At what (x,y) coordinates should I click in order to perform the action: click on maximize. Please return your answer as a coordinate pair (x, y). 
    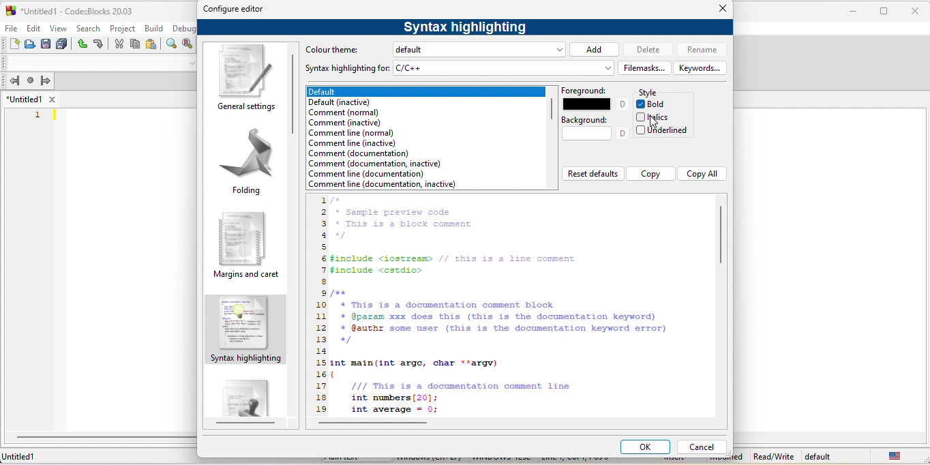
    Looking at the image, I should click on (884, 12).